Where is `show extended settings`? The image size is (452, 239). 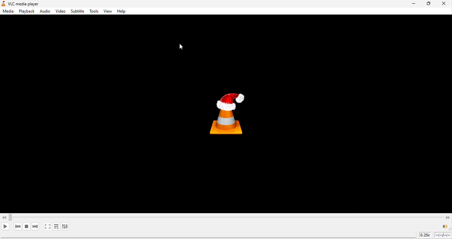
show extended settings is located at coordinates (67, 226).